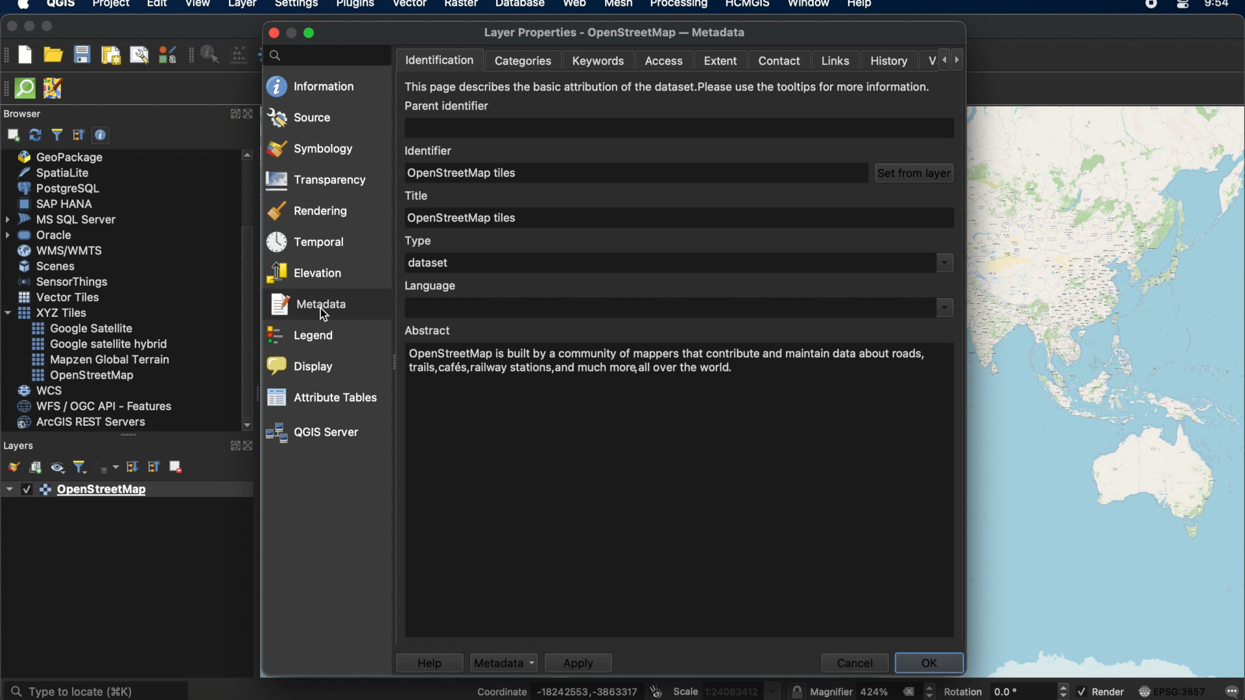 Image resolution: width=1245 pixels, height=700 pixels. What do you see at coordinates (274, 33) in the screenshot?
I see `close` at bounding box center [274, 33].